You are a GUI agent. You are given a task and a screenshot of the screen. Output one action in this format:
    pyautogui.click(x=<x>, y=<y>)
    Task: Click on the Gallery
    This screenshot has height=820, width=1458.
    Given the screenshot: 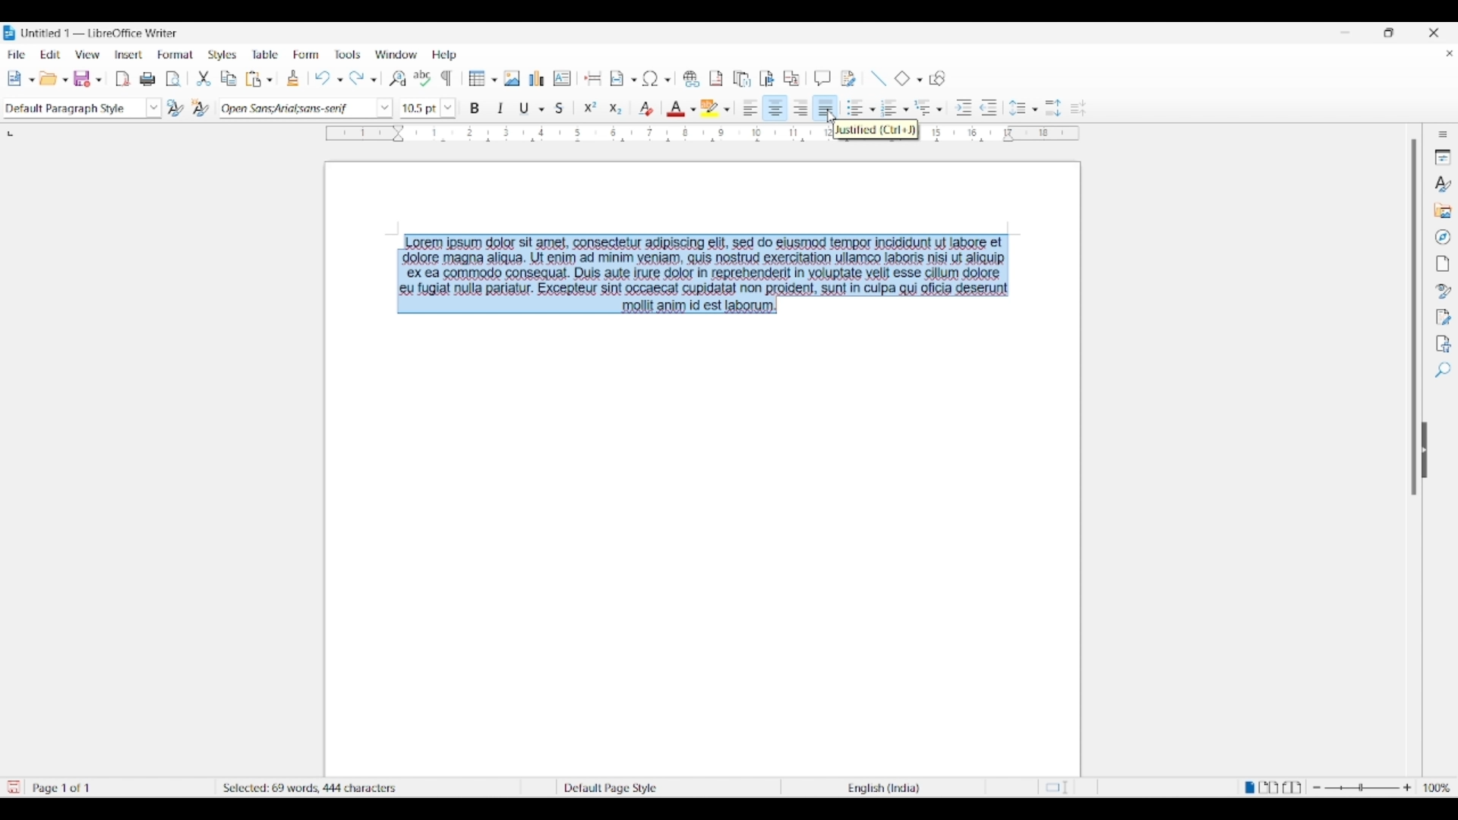 What is the action you would take?
    pyautogui.click(x=1442, y=210)
    